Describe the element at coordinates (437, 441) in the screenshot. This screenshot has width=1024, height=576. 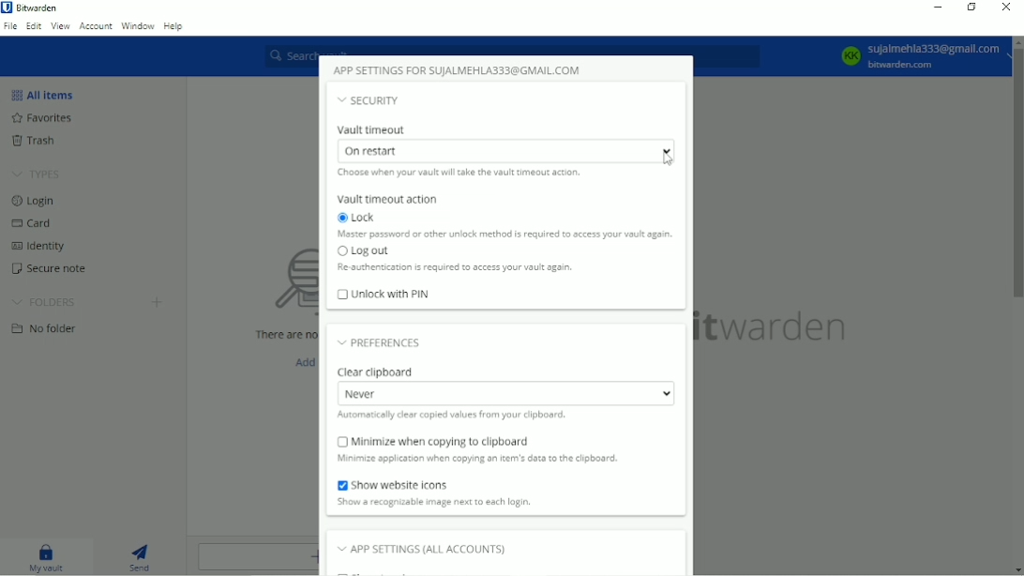
I see `Minimize when copying to clipboard` at that location.